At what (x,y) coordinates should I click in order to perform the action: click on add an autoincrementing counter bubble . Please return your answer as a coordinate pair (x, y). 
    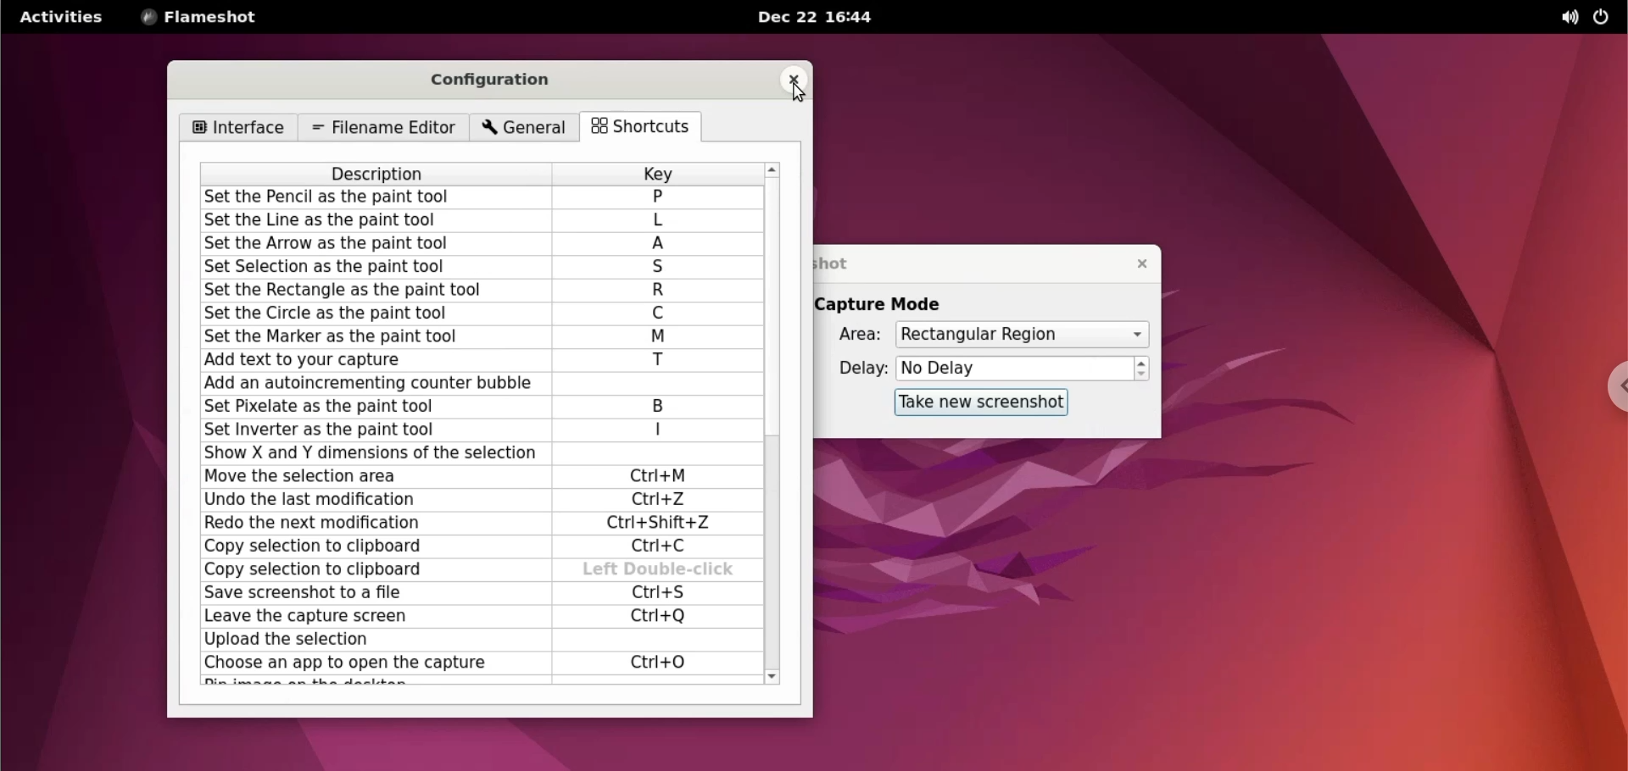
    Looking at the image, I should click on (369, 385).